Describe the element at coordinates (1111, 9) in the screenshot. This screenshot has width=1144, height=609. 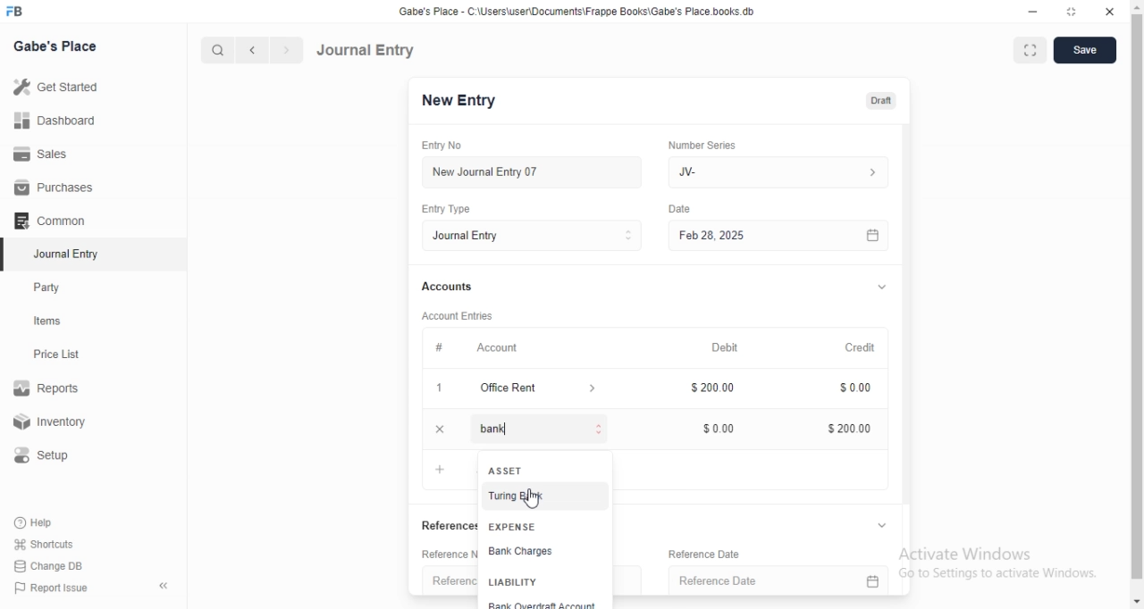
I see `close` at that location.